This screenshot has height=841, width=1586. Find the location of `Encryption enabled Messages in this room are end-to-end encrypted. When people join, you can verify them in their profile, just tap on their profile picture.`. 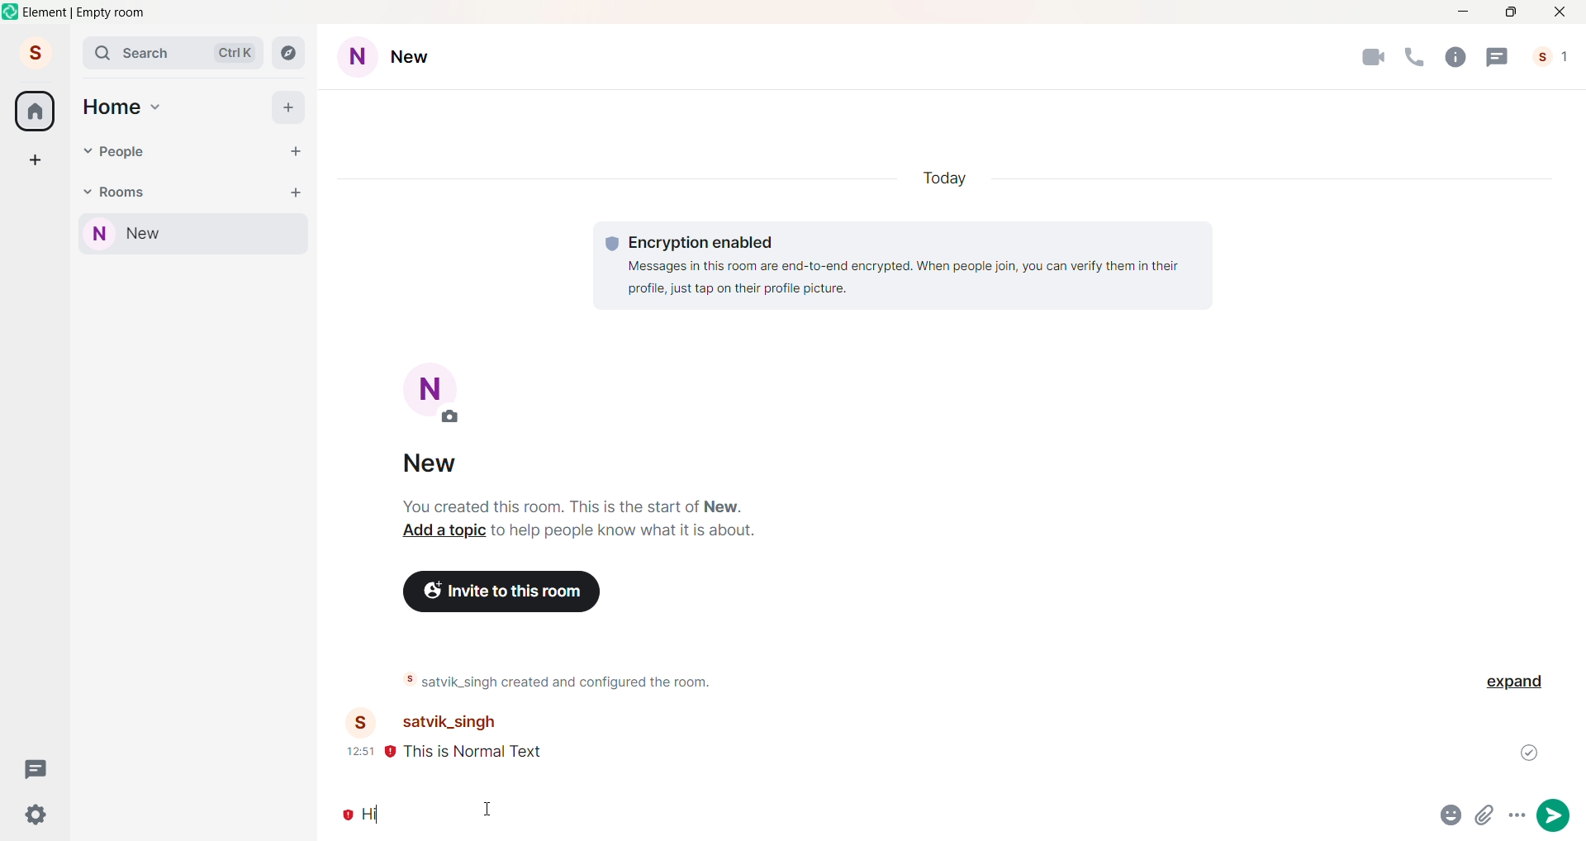

Encryption enabled Messages in this room are end-to-end encrypted. When people join, you can verify them in their profile, just tap on their profile picture. is located at coordinates (904, 264).